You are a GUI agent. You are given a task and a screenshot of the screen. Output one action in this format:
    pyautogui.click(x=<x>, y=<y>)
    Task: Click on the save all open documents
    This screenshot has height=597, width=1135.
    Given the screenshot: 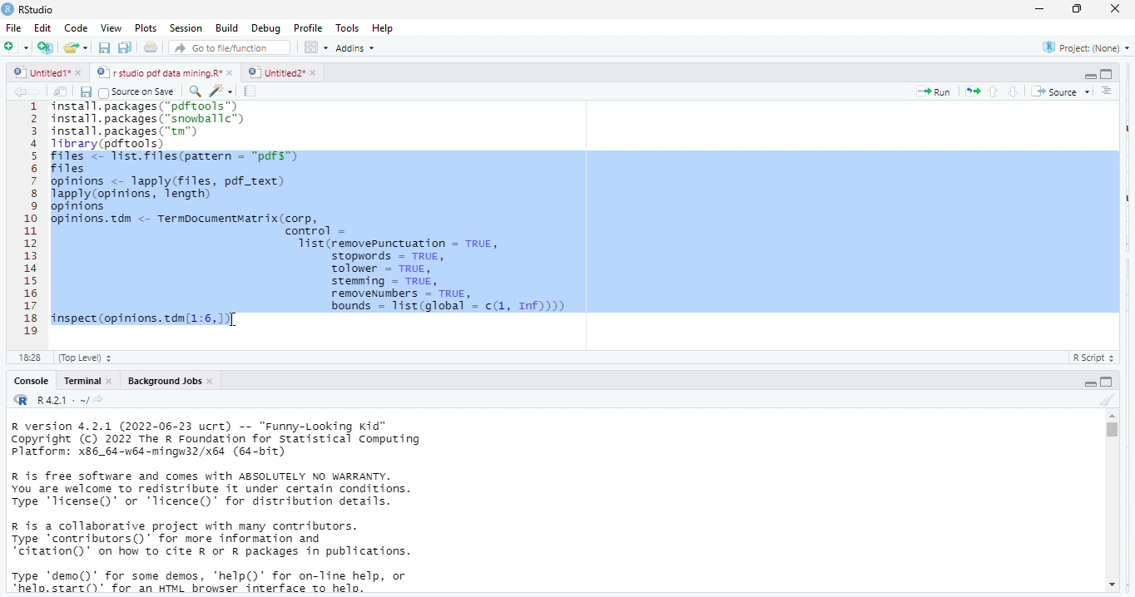 What is the action you would take?
    pyautogui.click(x=126, y=48)
    